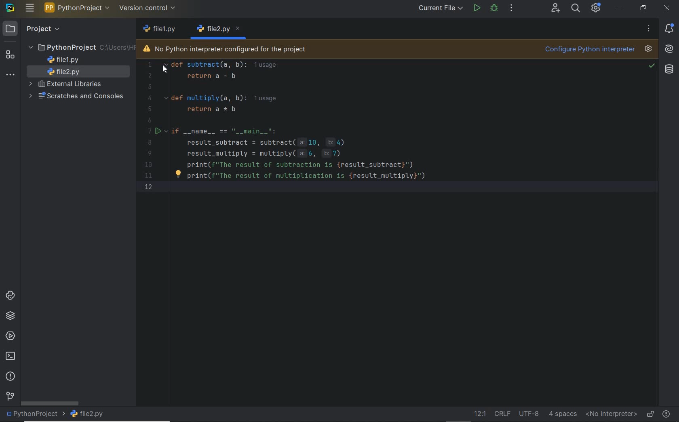 This screenshot has width=679, height=422. I want to click on no python interpreter configured for the project, so click(225, 49).